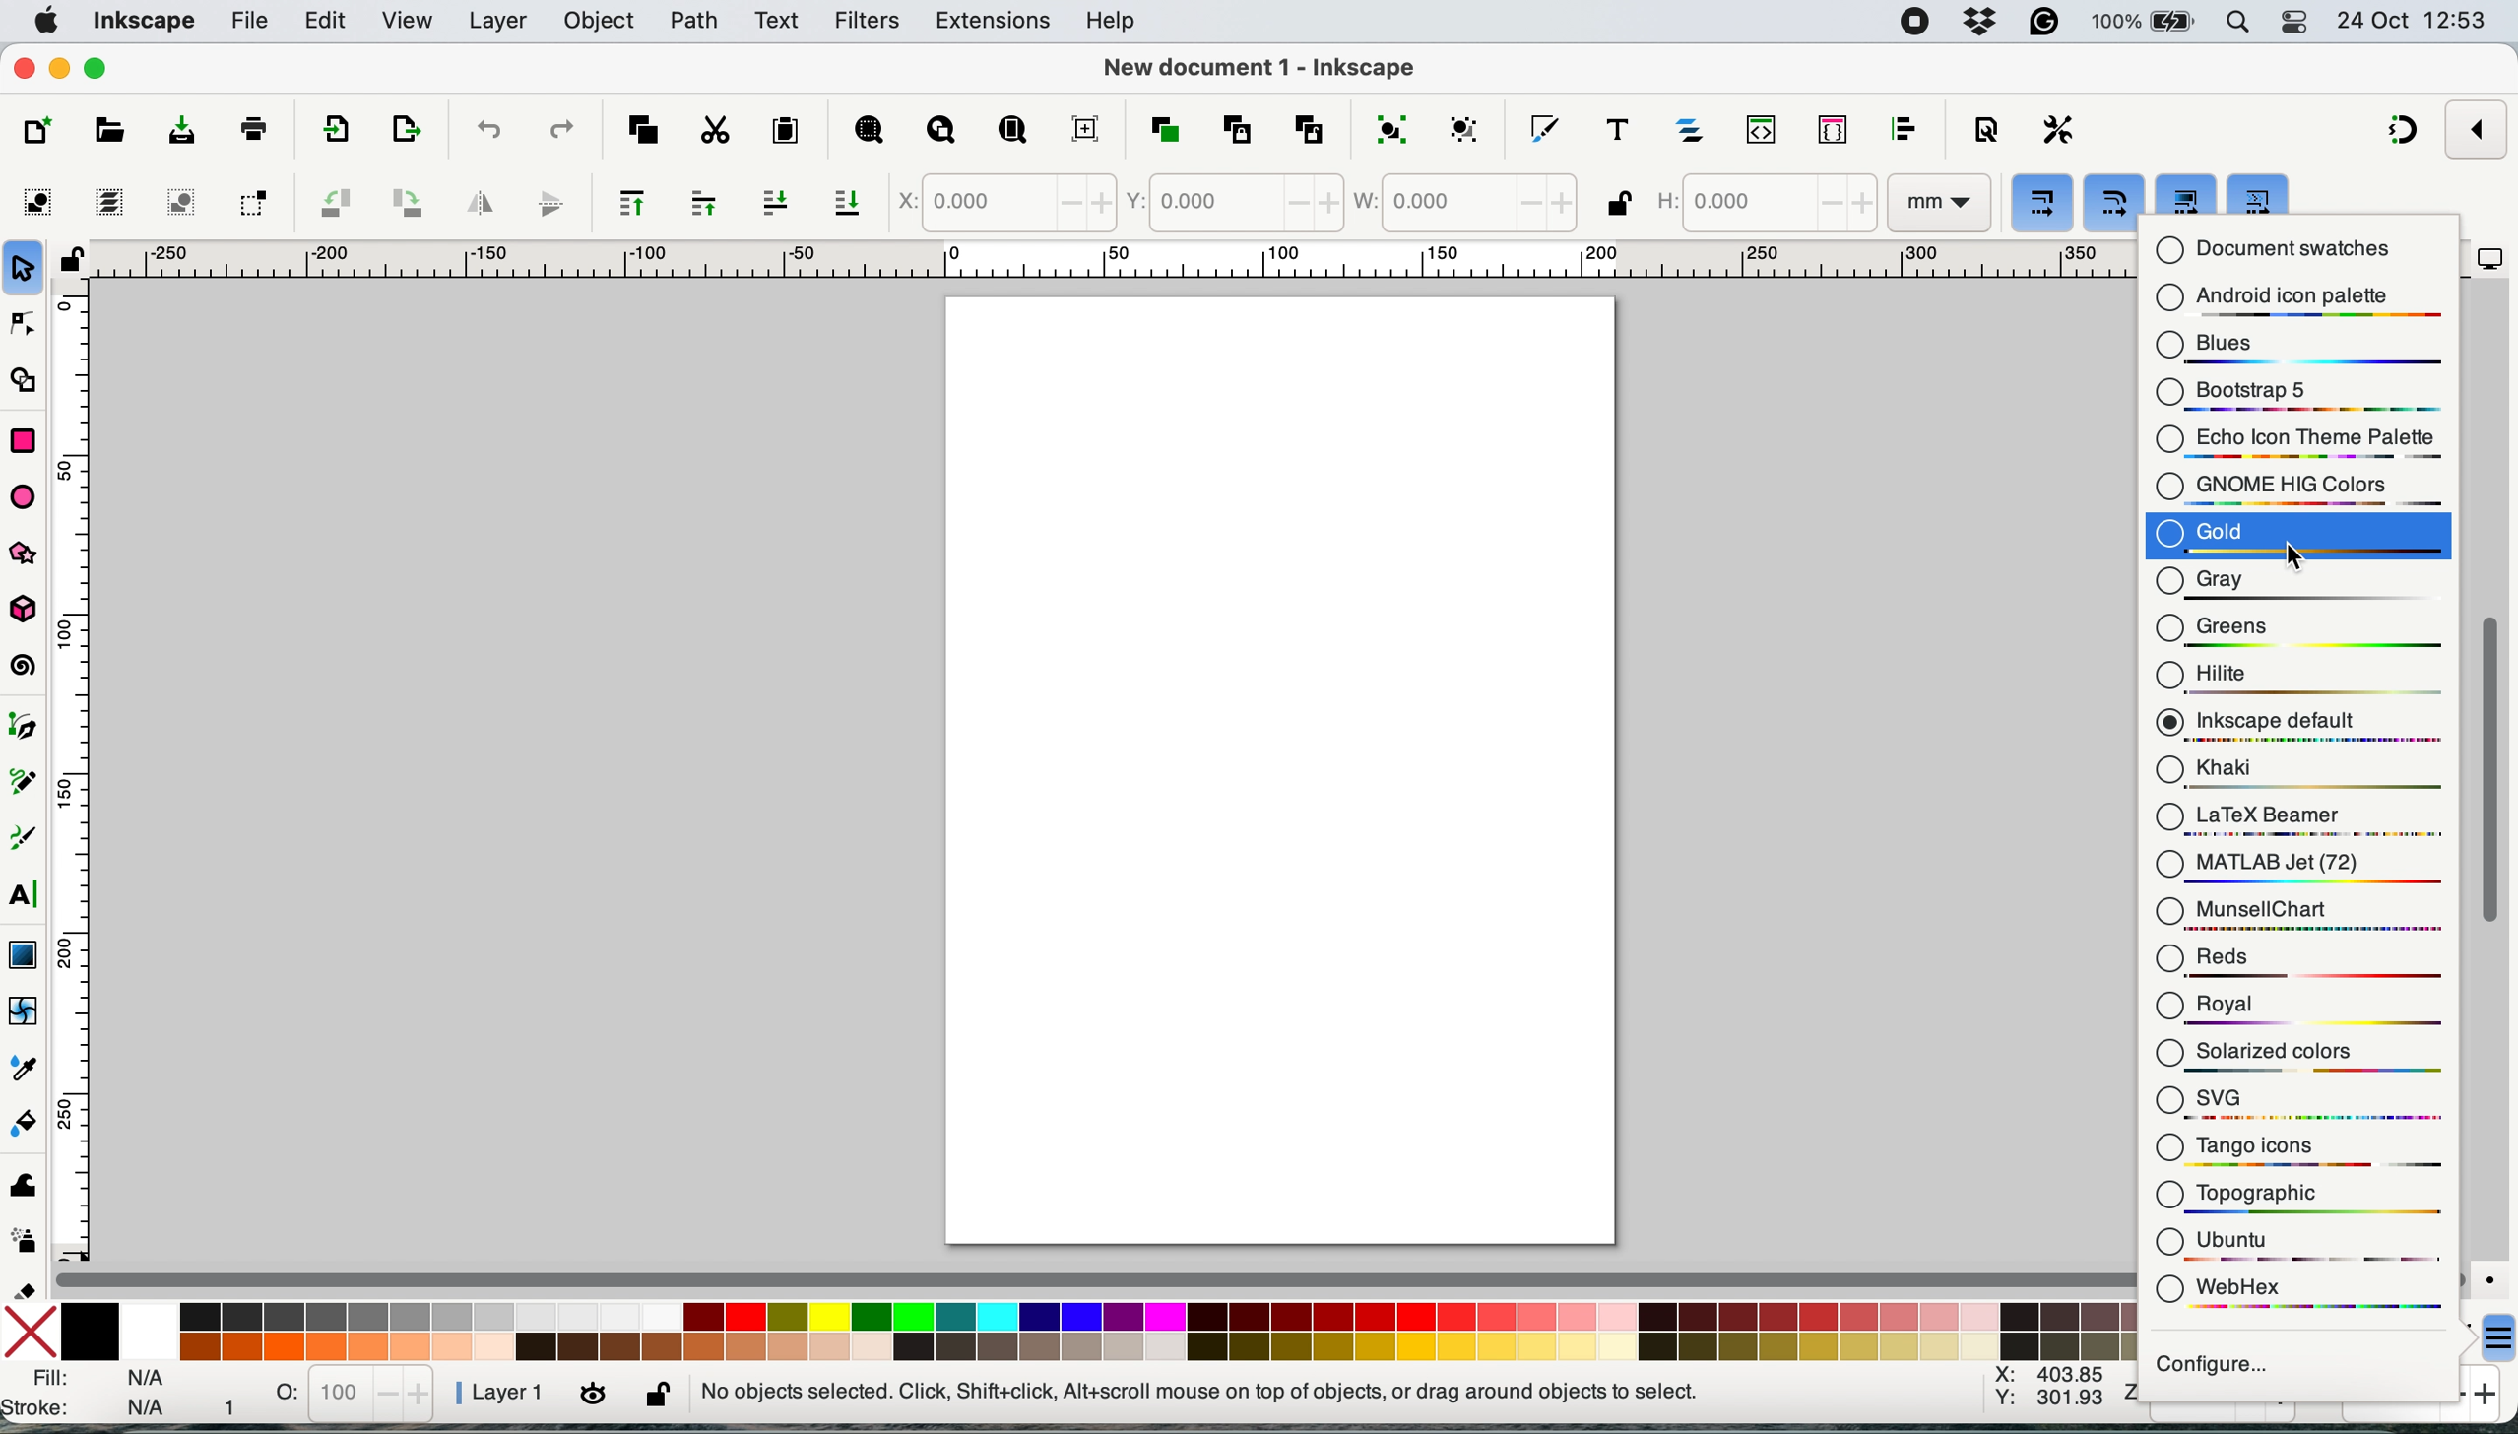 The width and height of the screenshot is (2518, 1434). Describe the element at coordinates (2236, 23) in the screenshot. I see `spotlight search` at that location.